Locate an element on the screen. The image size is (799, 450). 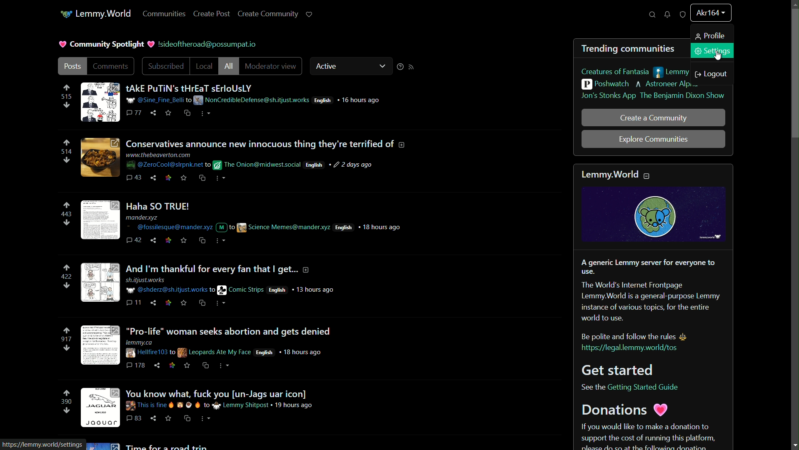
number of votes is located at coordinates (66, 215).